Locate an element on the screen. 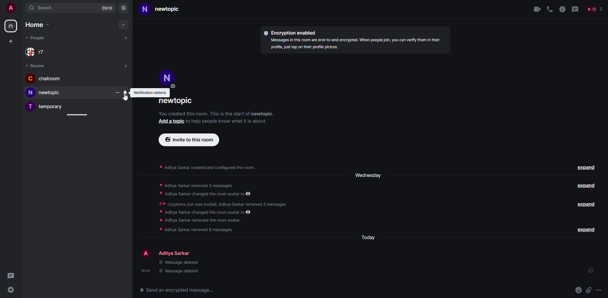 Image resolution: width=608 pixels, height=298 pixels. voice is located at coordinates (549, 9).